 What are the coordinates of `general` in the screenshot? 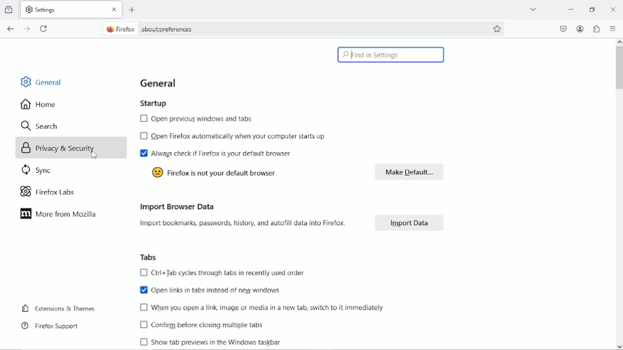 It's located at (39, 81).